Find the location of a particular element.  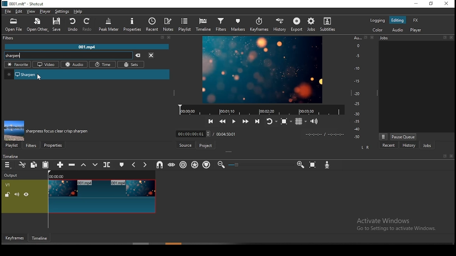

zoom in or zoom out slider is located at coordinates (260, 164).